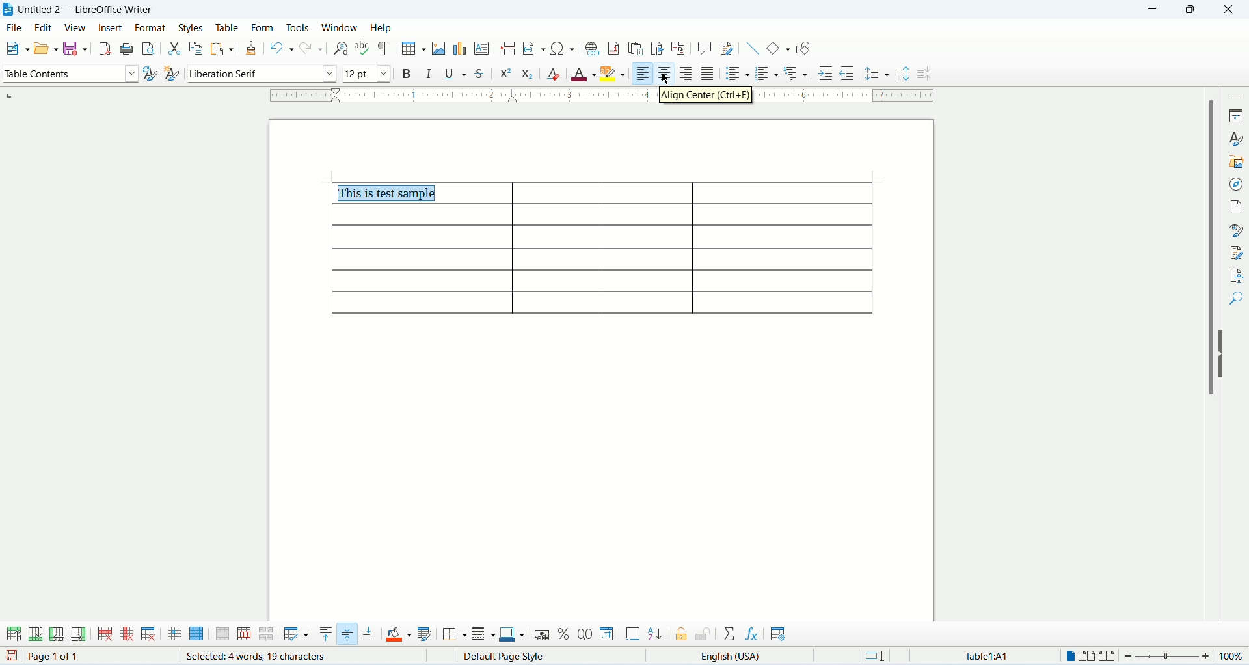 The width and height of the screenshot is (1249, 665). I want to click on export as pdf, so click(105, 48).